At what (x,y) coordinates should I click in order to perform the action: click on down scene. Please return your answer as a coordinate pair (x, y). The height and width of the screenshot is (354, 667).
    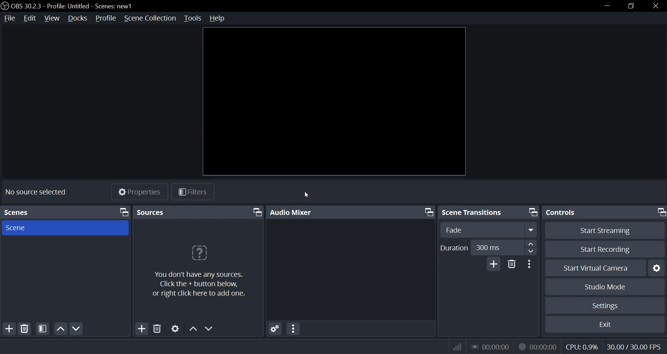
    Looking at the image, I should click on (78, 329).